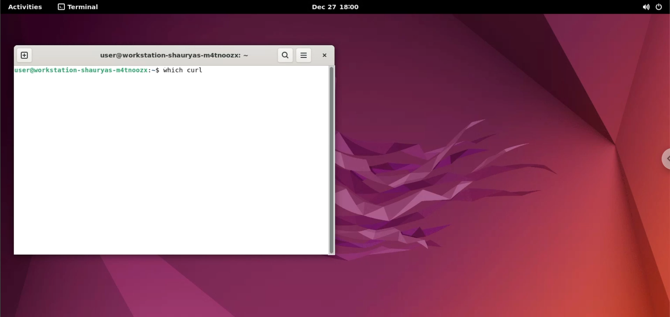 The width and height of the screenshot is (670, 317). Describe the element at coordinates (304, 55) in the screenshot. I see `menu` at that location.